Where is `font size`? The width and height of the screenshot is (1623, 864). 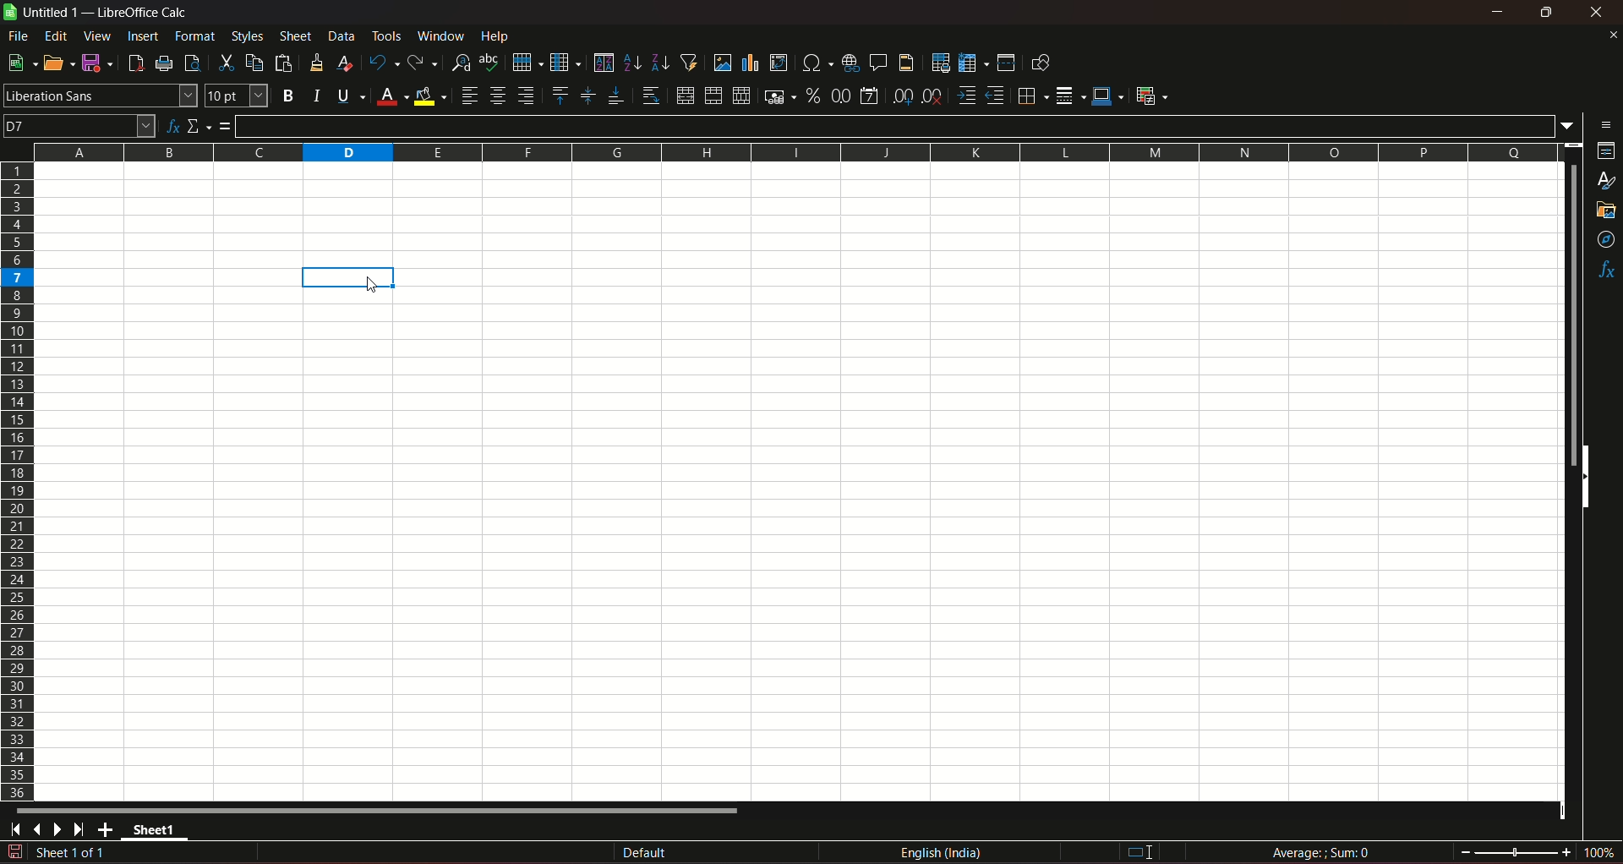 font size is located at coordinates (234, 96).